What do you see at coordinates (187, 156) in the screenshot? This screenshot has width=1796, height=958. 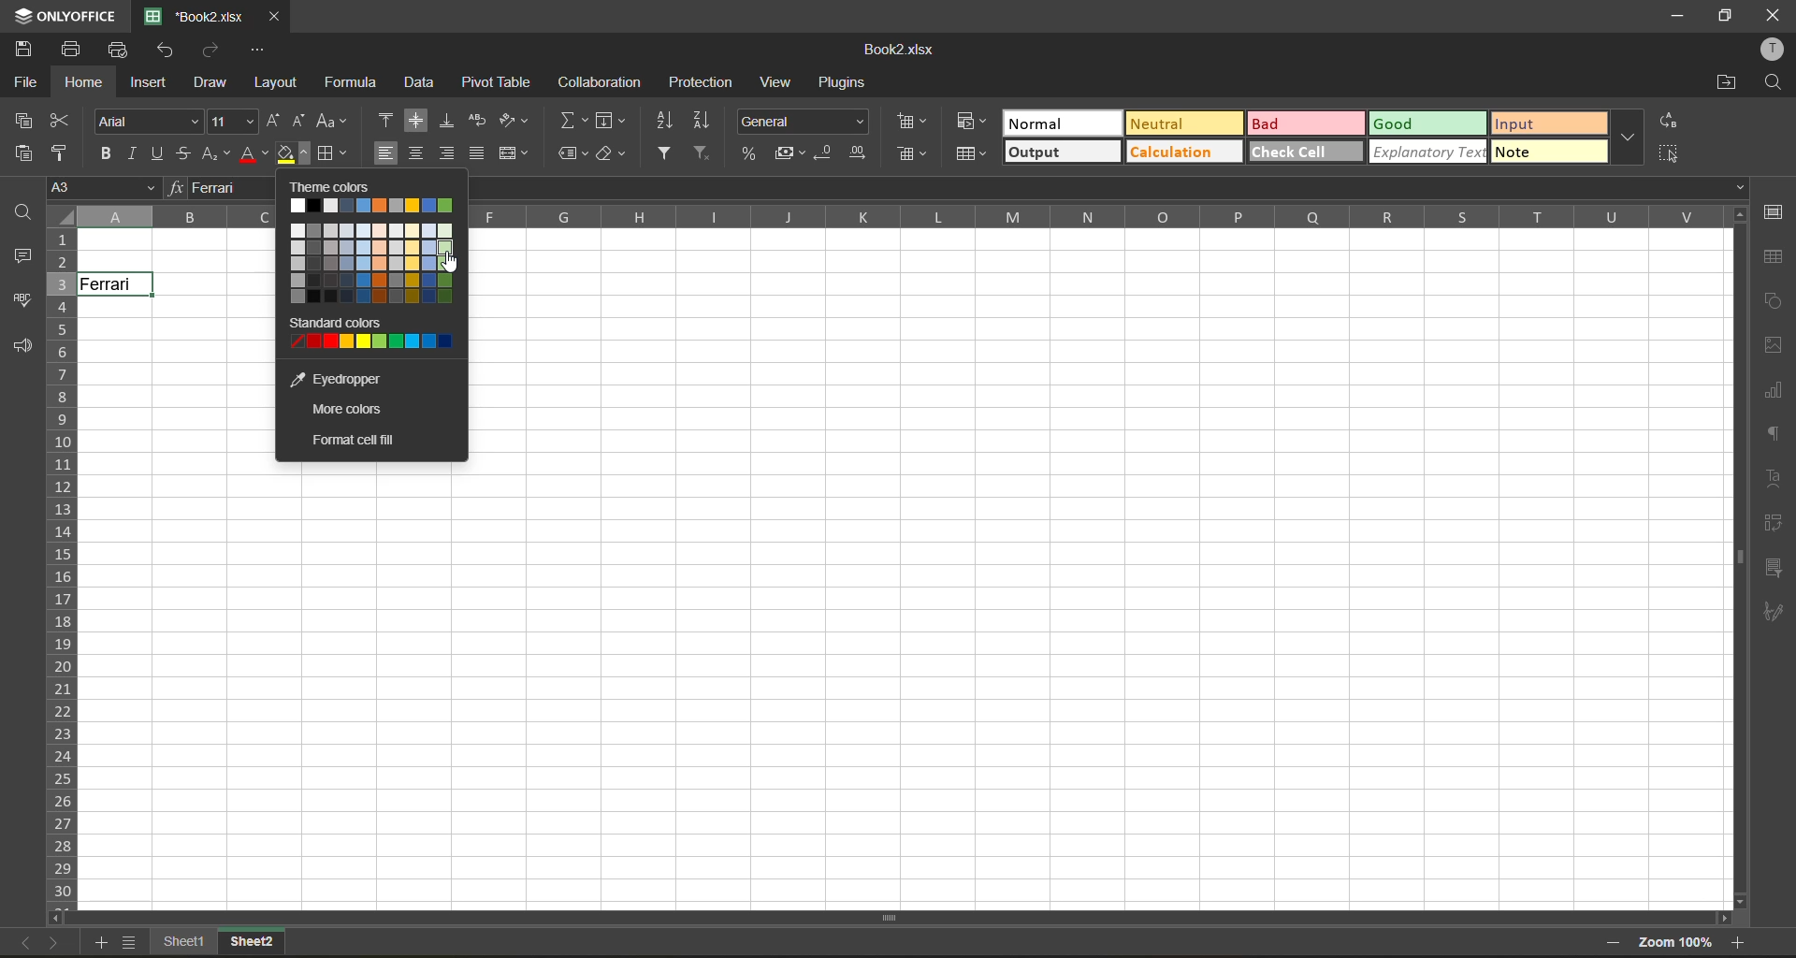 I see `strikethrough` at bounding box center [187, 156].